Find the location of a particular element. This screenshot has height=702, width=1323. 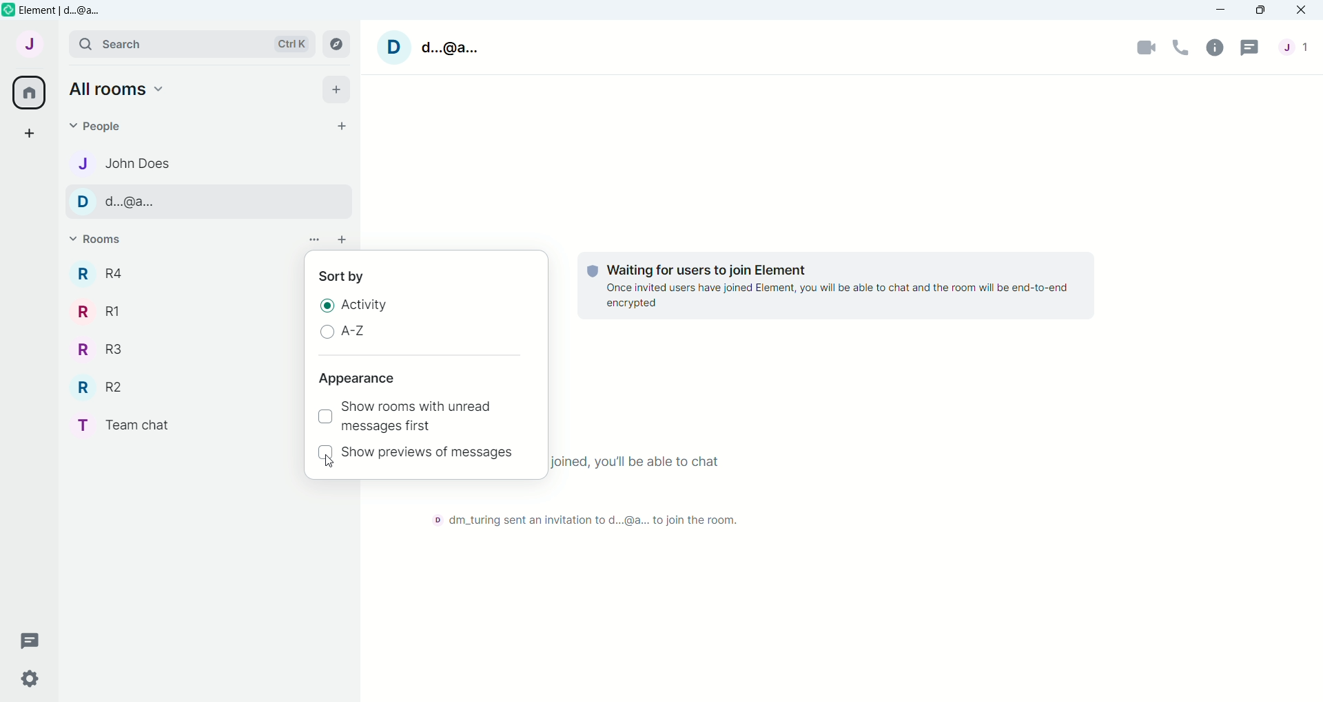

Rooms is located at coordinates (106, 239).